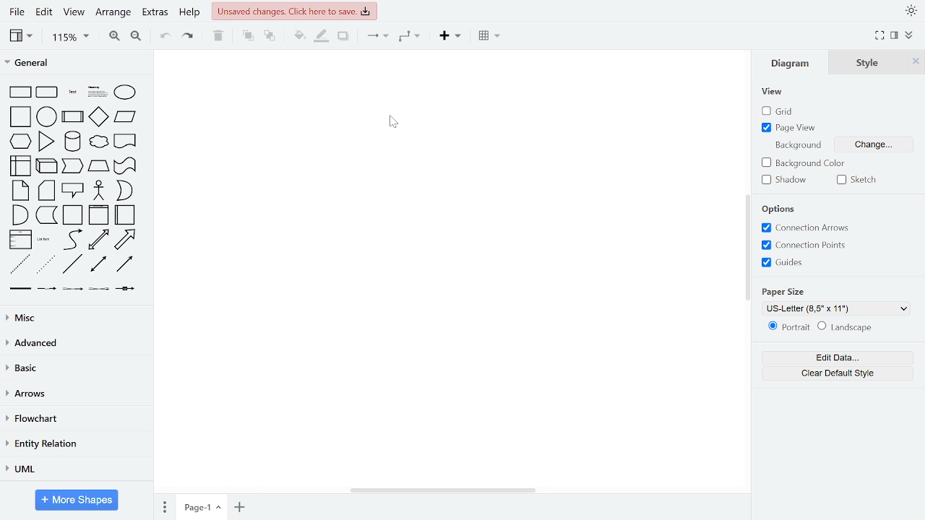  What do you see at coordinates (837, 357) in the screenshot?
I see `edit data` at bounding box center [837, 357].